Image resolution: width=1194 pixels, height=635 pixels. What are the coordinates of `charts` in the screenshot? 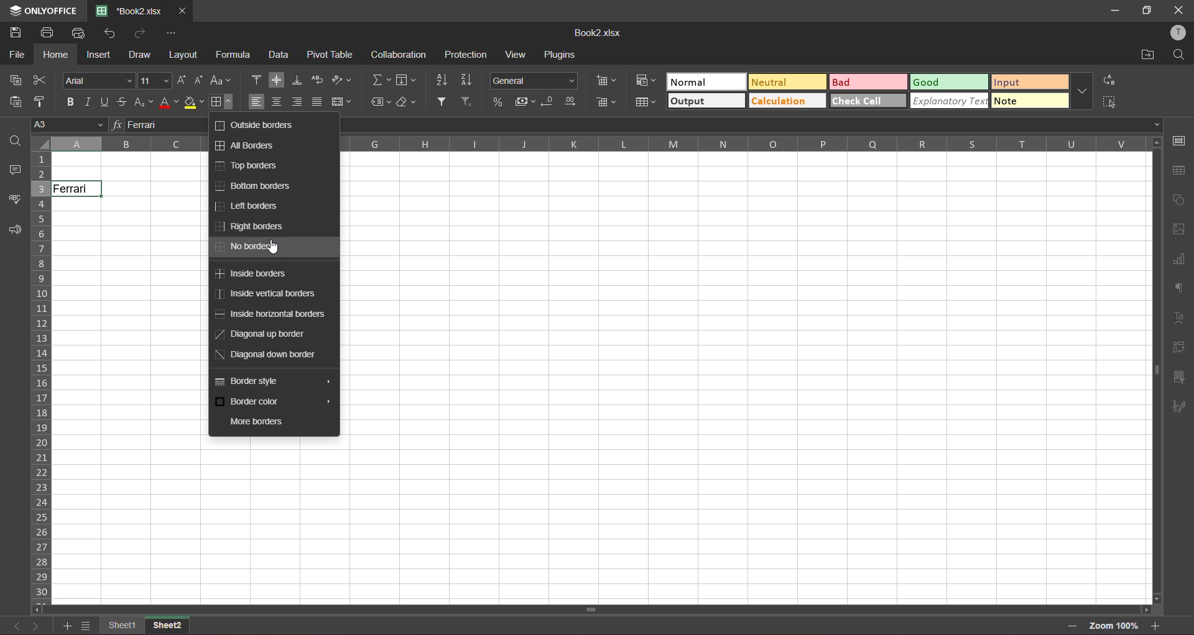 It's located at (1178, 260).